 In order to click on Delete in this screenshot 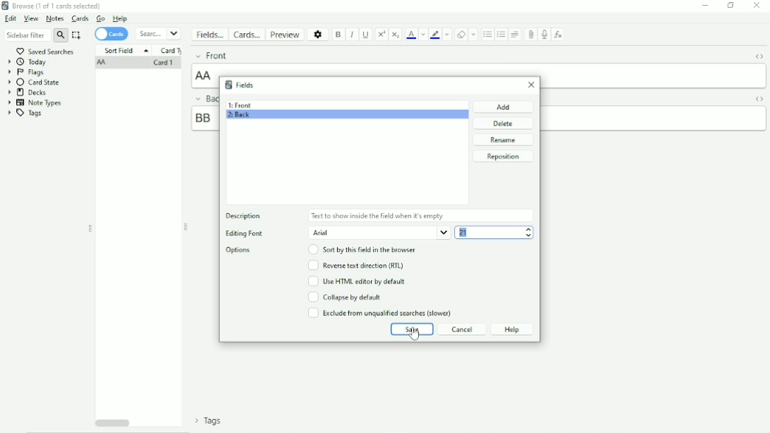, I will do `click(504, 123)`.